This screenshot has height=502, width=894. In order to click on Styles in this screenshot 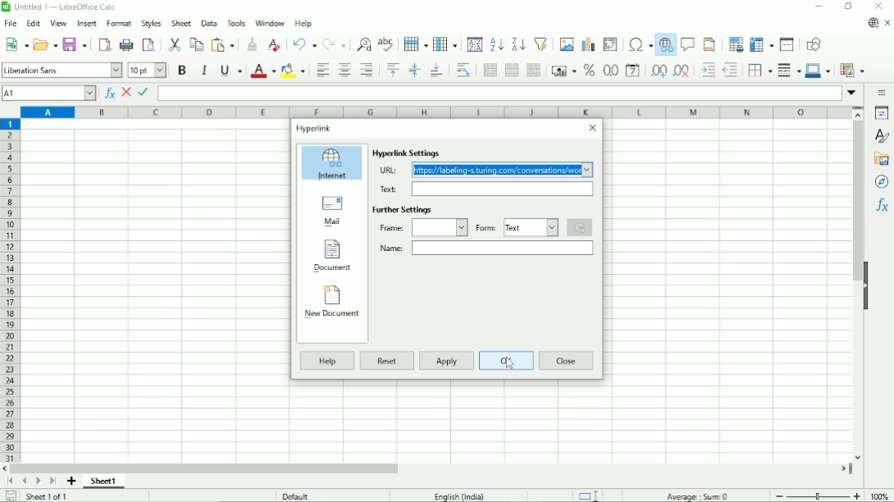, I will do `click(151, 24)`.